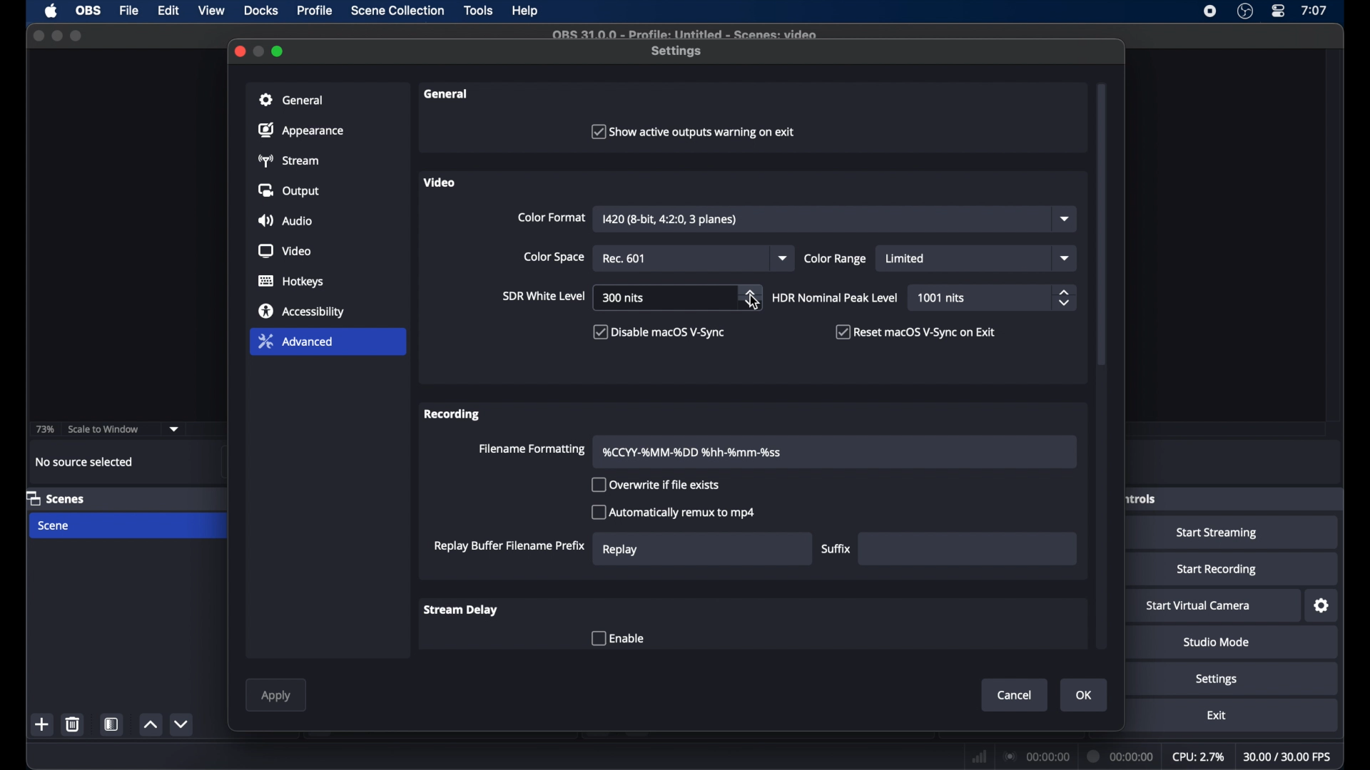 Image resolution: width=1370 pixels, height=770 pixels. I want to click on start virtual camera, so click(1198, 606).